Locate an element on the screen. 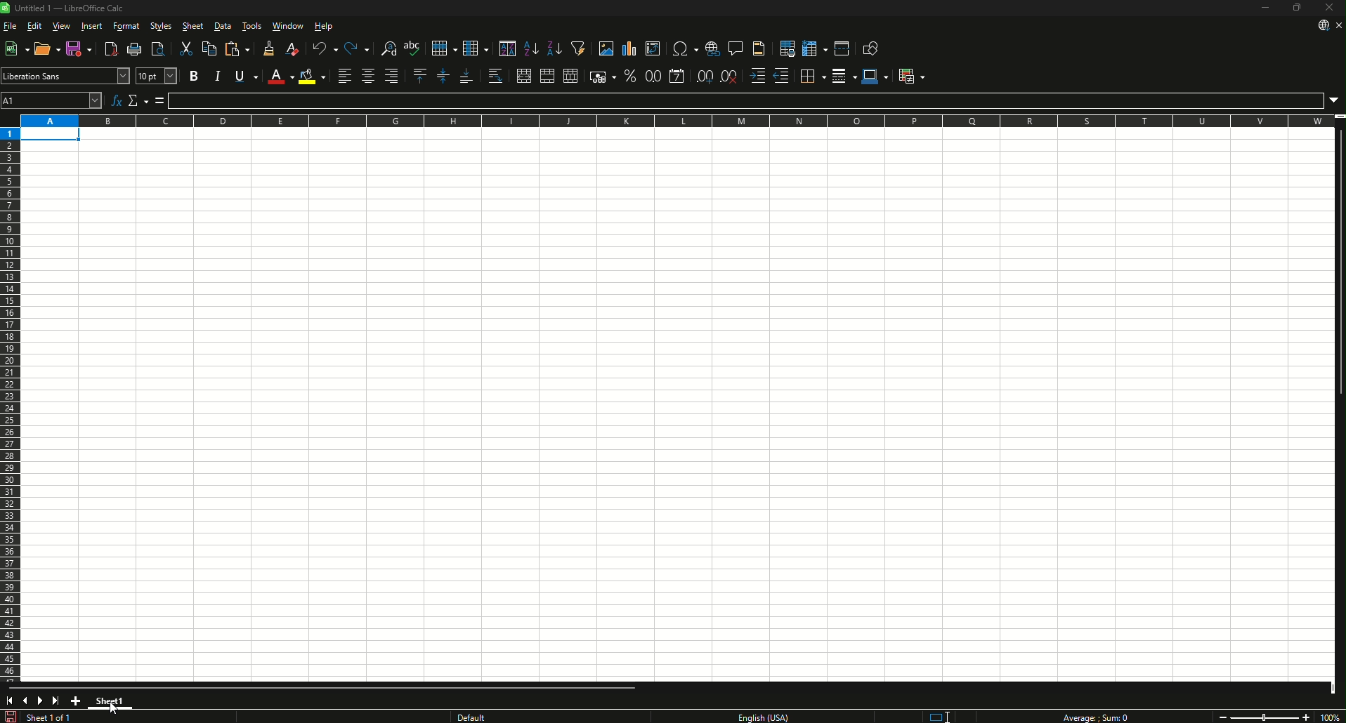 The width and height of the screenshot is (1346, 723). Zoom slider is located at coordinates (1265, 717).